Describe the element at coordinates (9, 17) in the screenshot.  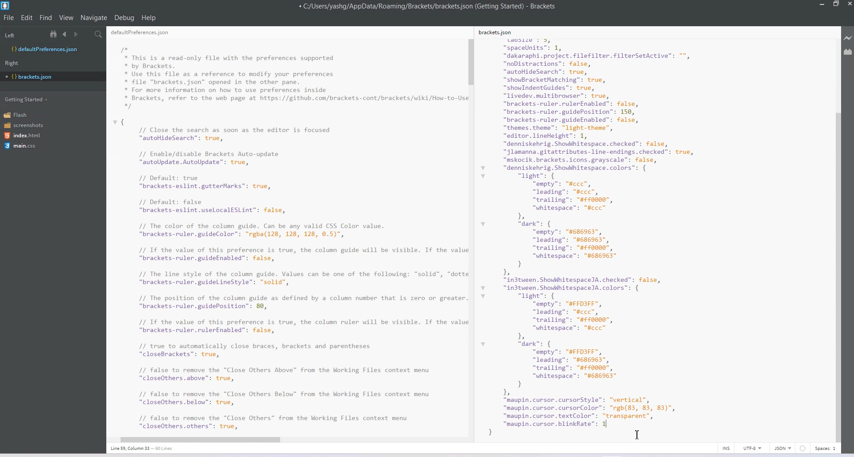
I see `File` at that location.